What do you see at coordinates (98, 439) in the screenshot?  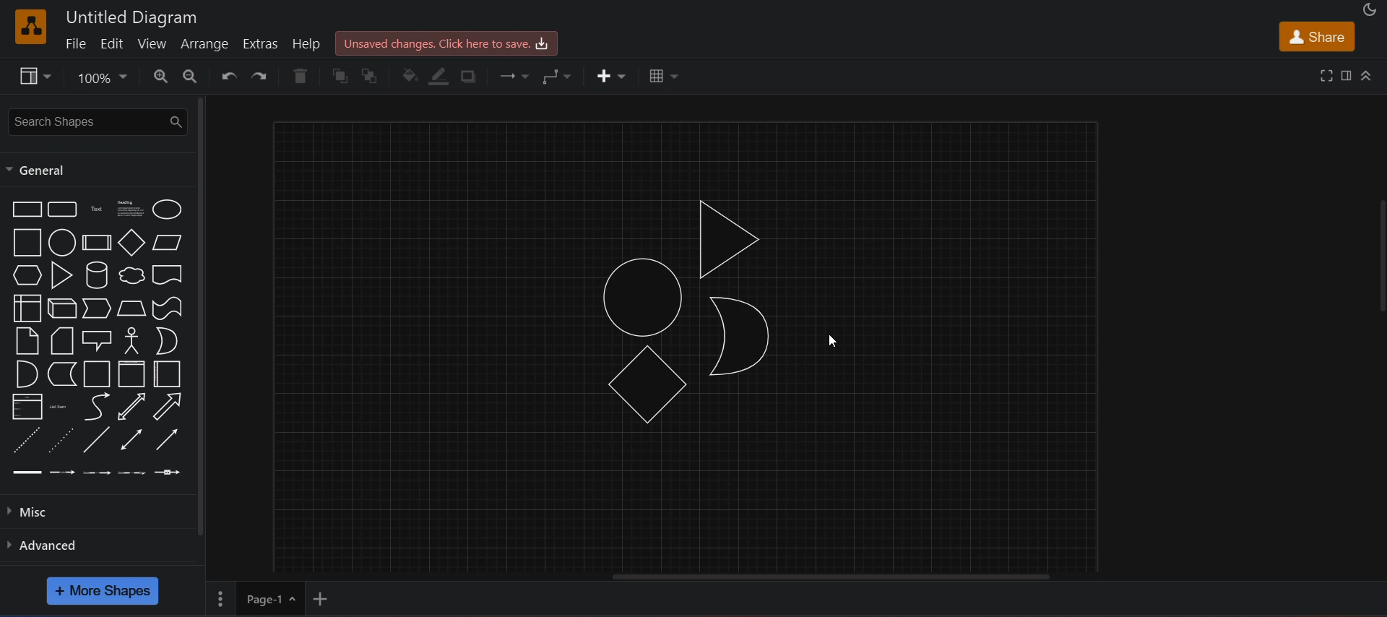 I see `line` at bounding box center [98, 439].